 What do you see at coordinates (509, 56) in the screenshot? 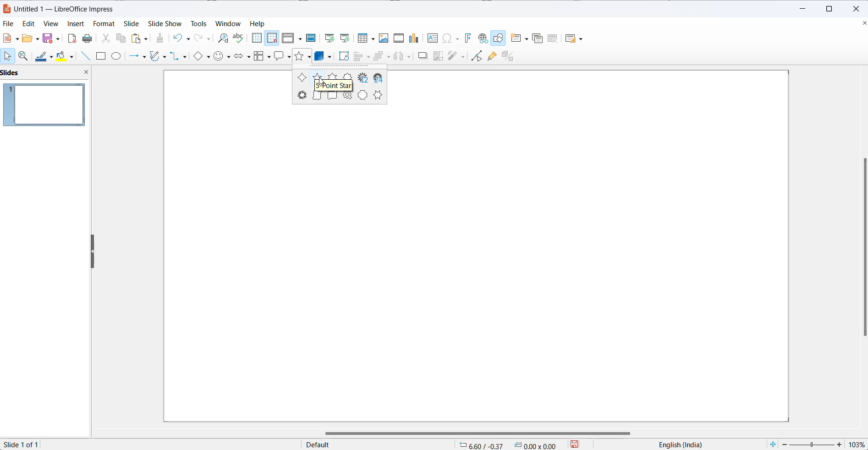
I see `toggle extrusion` at bounding box center [509, 56].